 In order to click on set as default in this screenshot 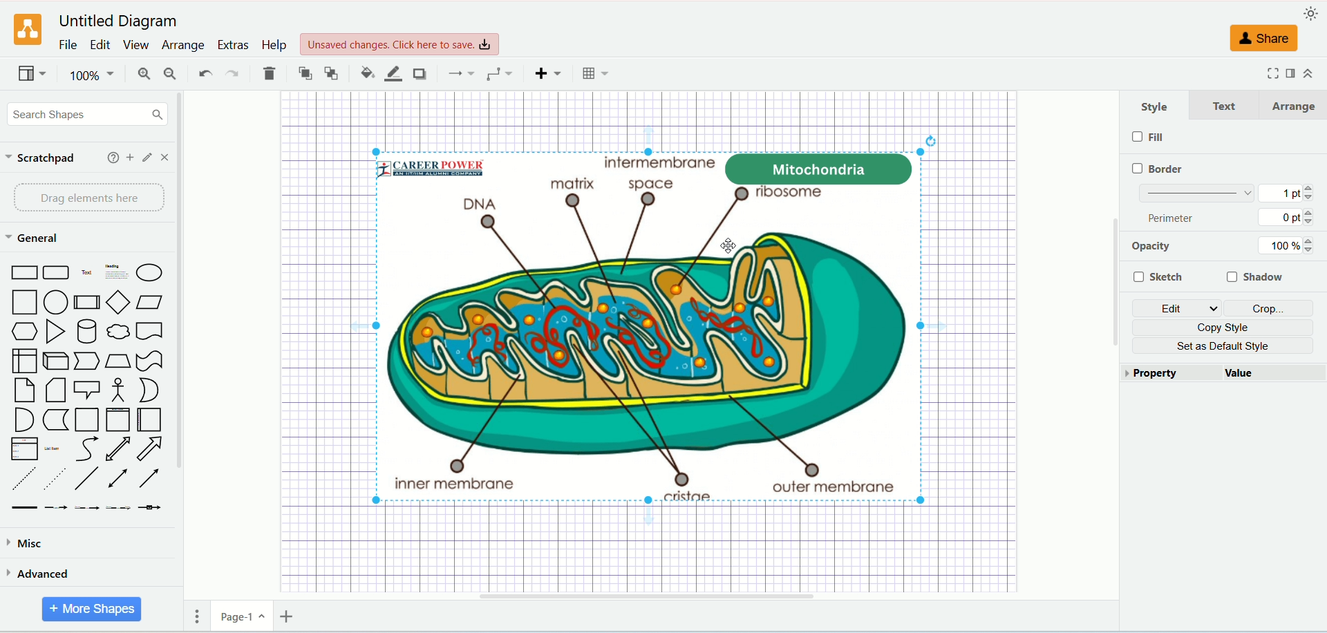, I will do `click(1226, 346)`.